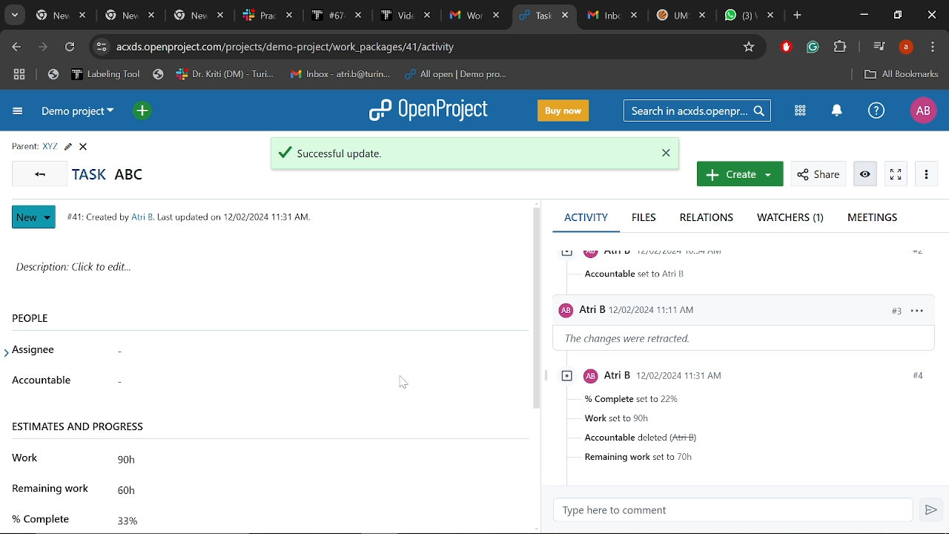 The width and height of the screenshot is (949, 534). I want to click on accountable, so click(41, 380).